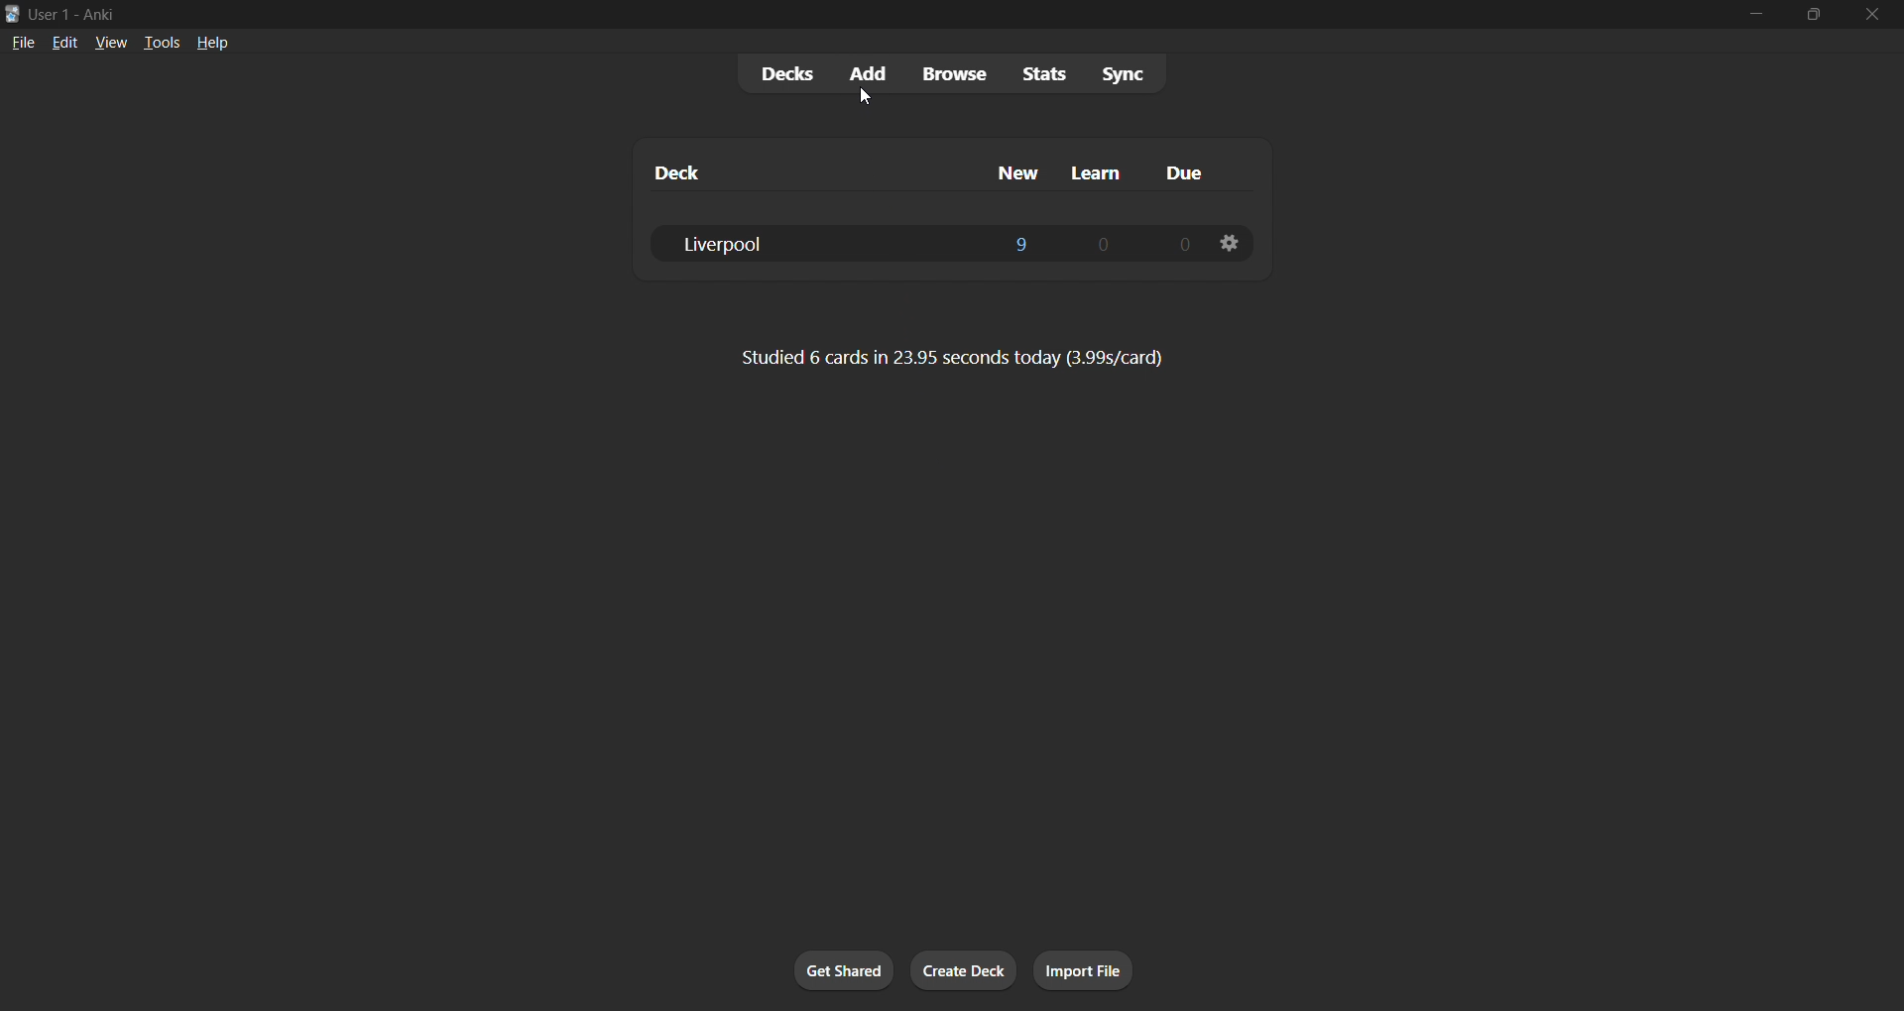 Image resolution: width=1904 pixels, height=1011 pixels. Describe the element at coordinates (25, 42) in the screenshot. I see `file` at that location.